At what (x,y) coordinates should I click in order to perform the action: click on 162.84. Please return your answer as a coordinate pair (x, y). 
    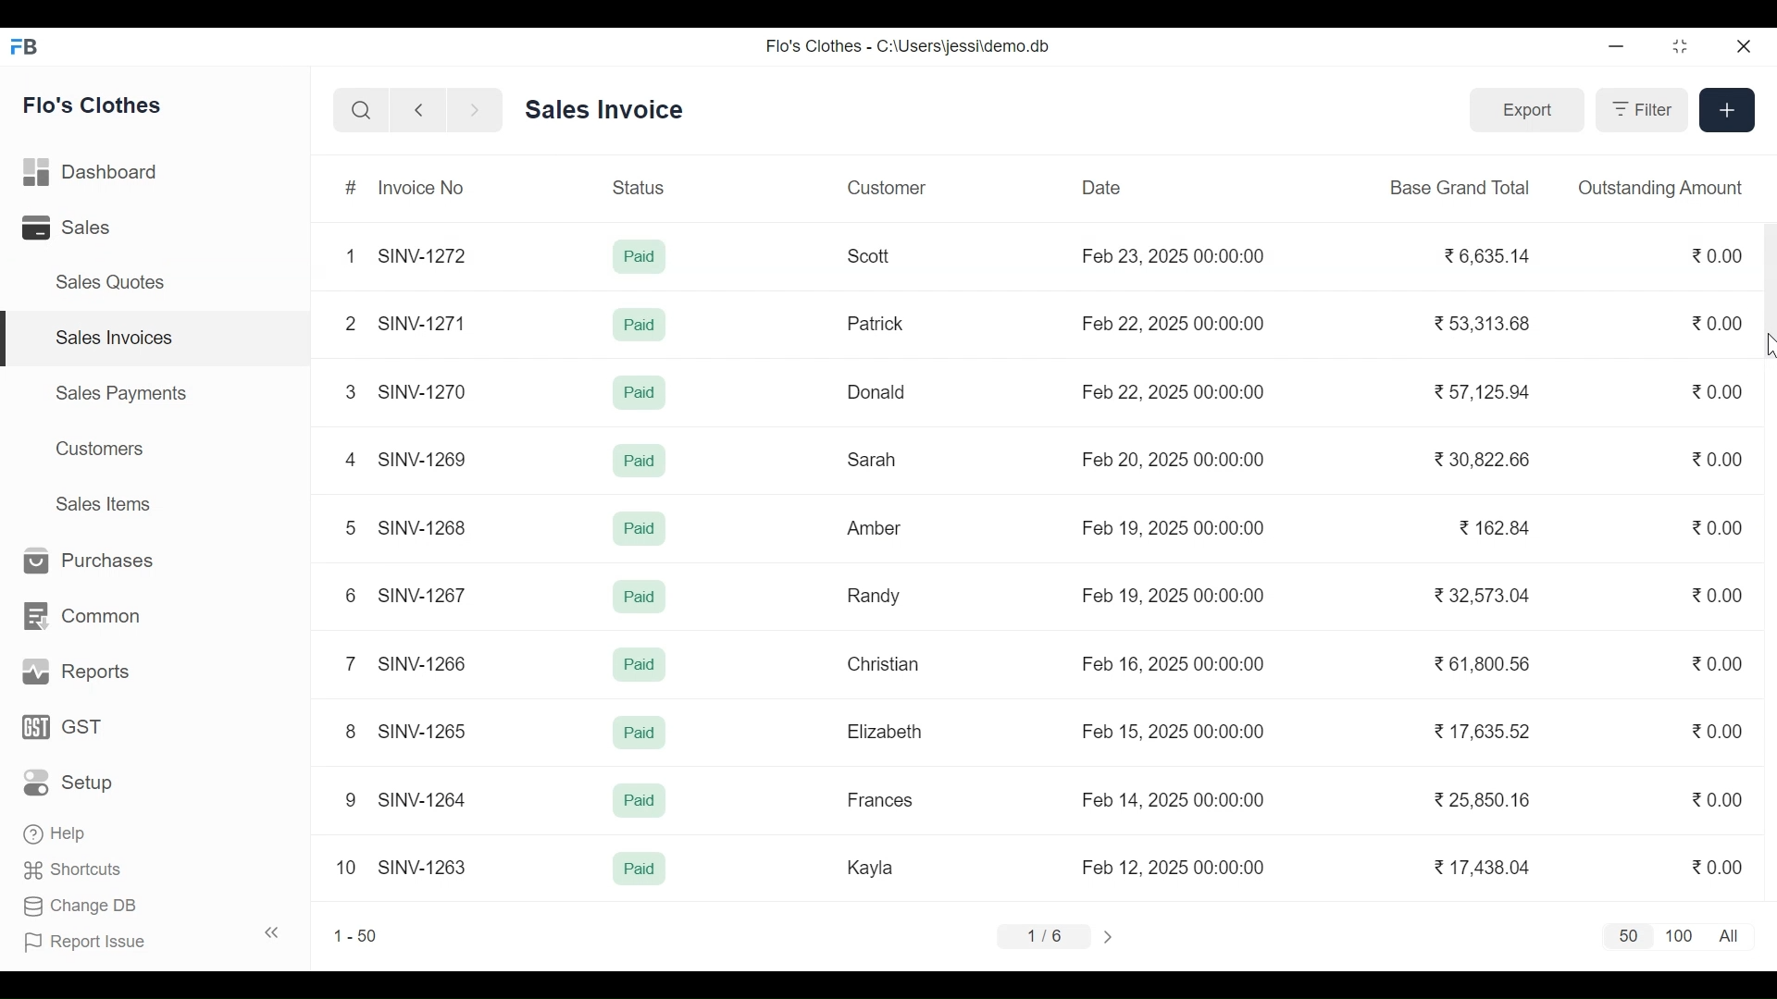
    Looking at the image, I should click on (1494, 527).